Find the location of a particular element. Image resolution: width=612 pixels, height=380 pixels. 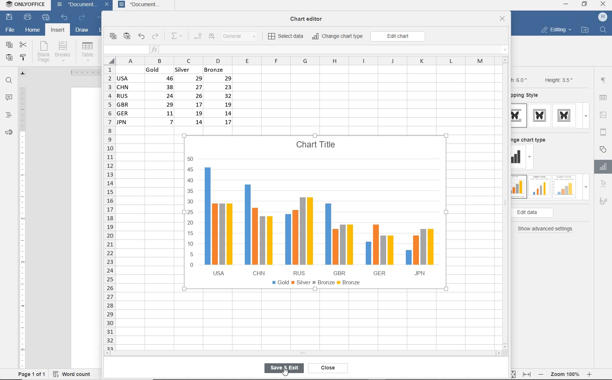

document name is located at coordinates (75, 5).